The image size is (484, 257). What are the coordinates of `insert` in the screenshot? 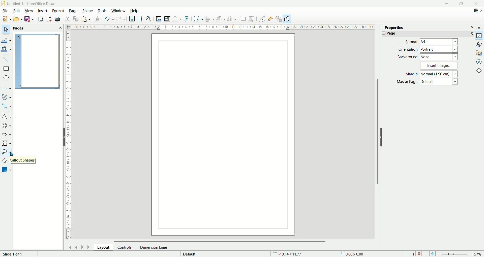 It's located at (43, 10).